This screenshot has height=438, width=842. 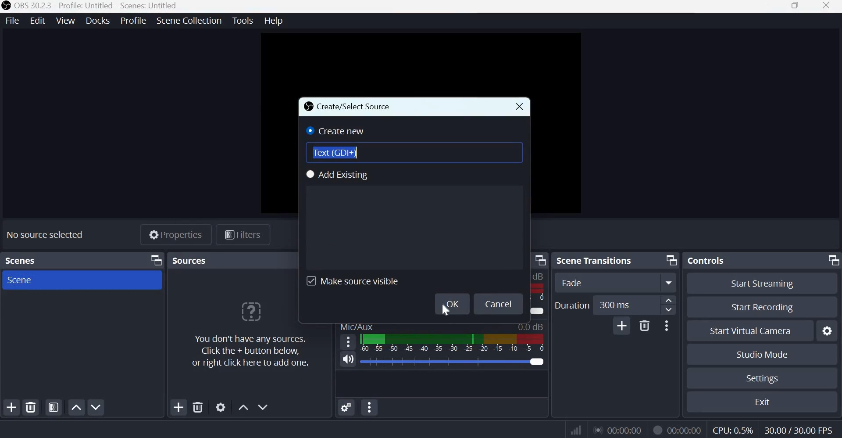 I want to click on Scene transitions, so click(x=596, y=260).